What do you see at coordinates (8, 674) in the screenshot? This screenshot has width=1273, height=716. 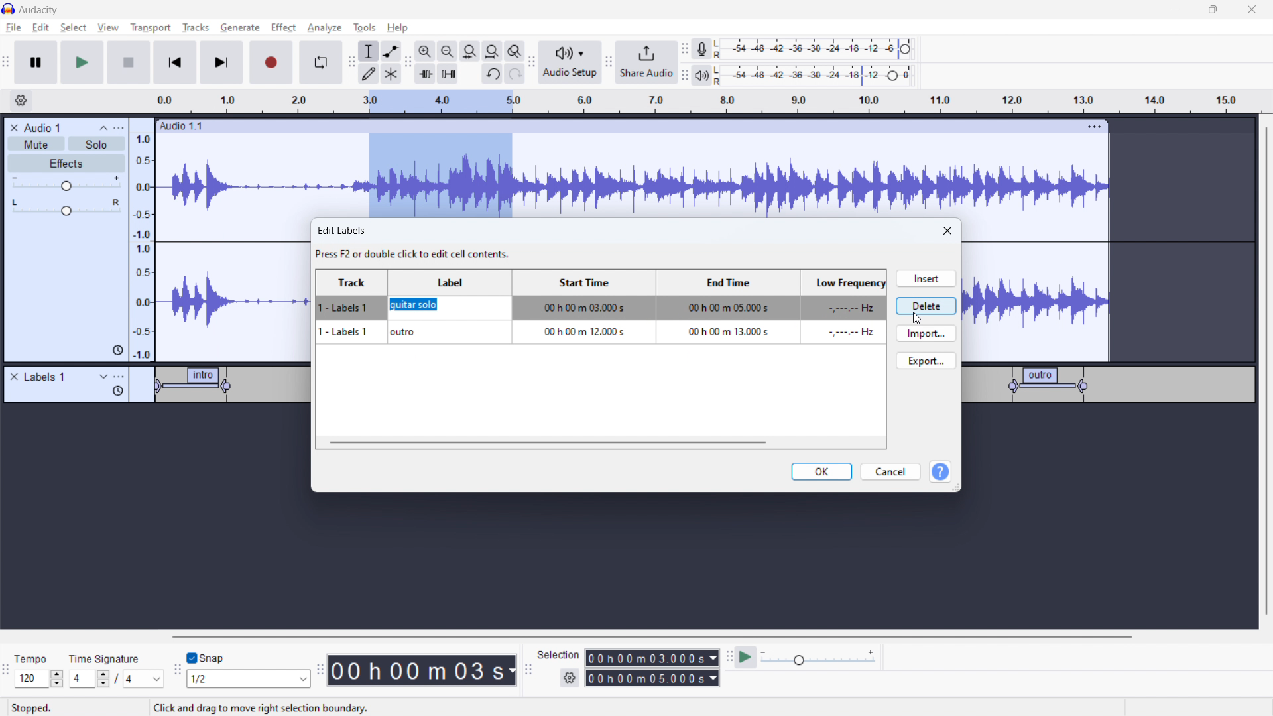 I see `time signature toolbar` at bounding box center [8, 674].